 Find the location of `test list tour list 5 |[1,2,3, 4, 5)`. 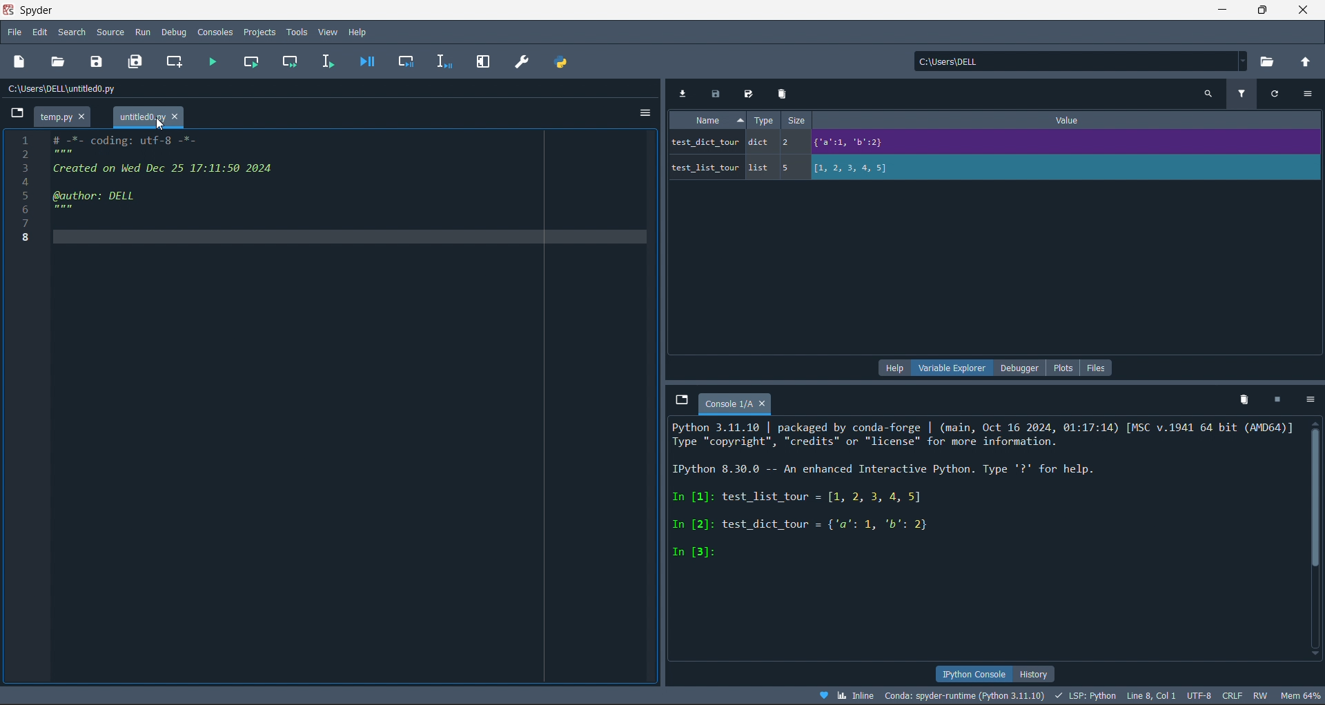

test list tour list 5 |[1,2,3, 4, 5) is located at coordinates (801, 170).